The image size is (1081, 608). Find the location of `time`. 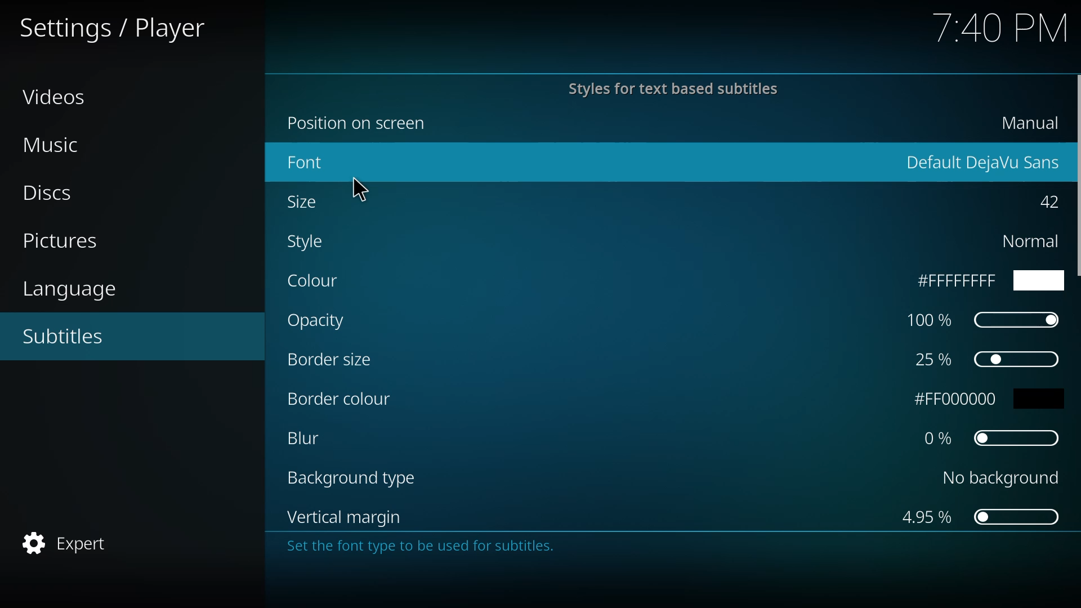

time is located at coordinates (1000, 29).